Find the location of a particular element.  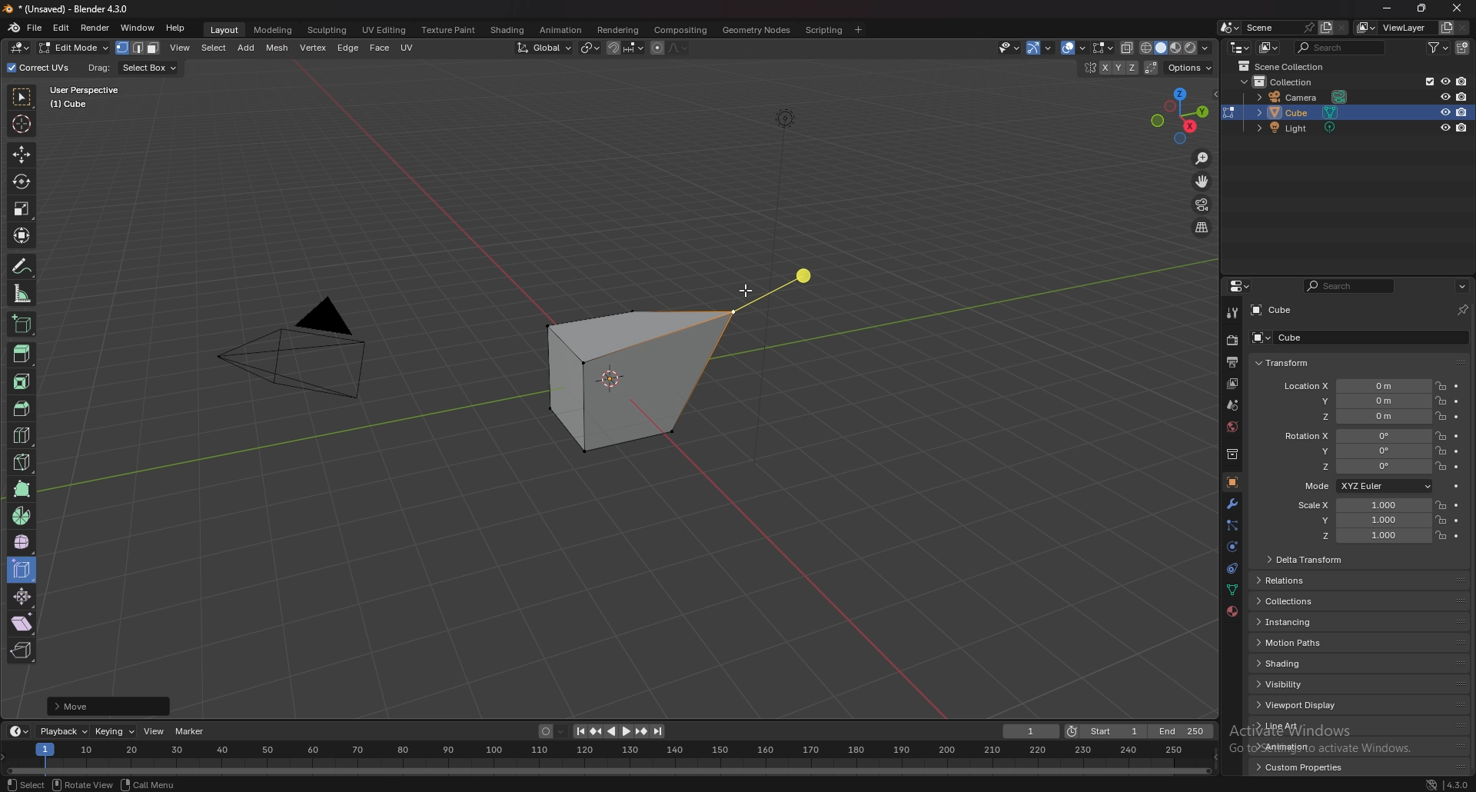

transformation orientation is located at coordinates (544, 48).